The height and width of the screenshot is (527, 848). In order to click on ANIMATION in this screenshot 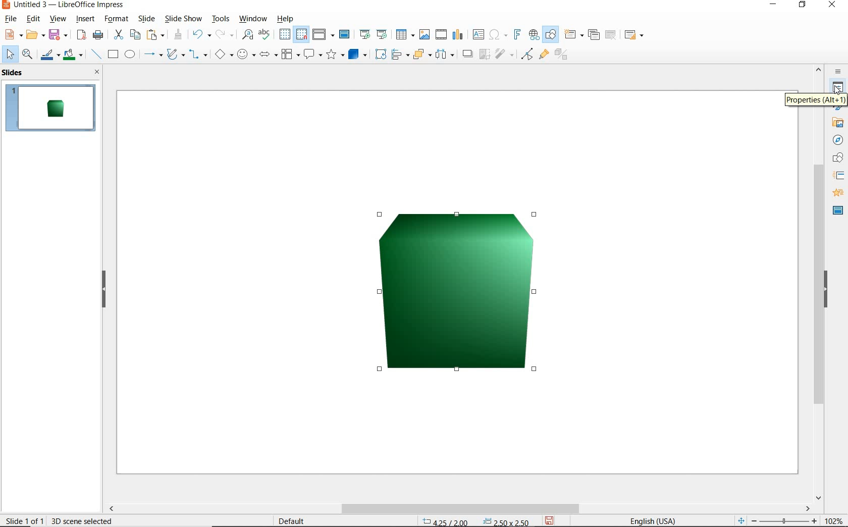, I will do `click(838, 194)`.